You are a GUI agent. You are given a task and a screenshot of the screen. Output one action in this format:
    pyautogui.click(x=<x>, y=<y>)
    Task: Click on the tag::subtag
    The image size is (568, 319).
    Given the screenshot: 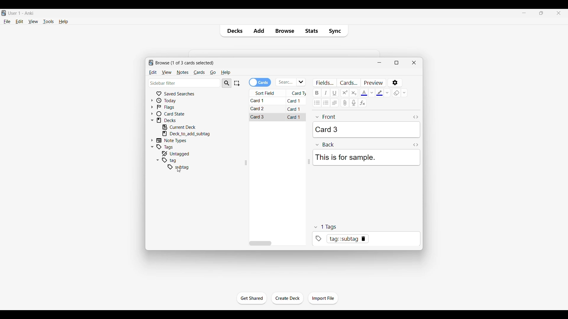 What is the action you would take?
    pyautogui.click(x=365, y=239)
    